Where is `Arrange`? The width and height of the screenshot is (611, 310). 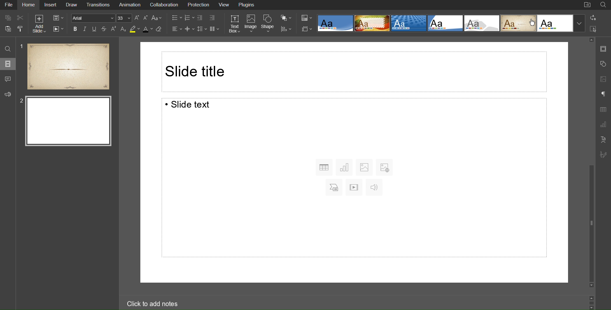
Arrange is located at coordinates (285, 18).